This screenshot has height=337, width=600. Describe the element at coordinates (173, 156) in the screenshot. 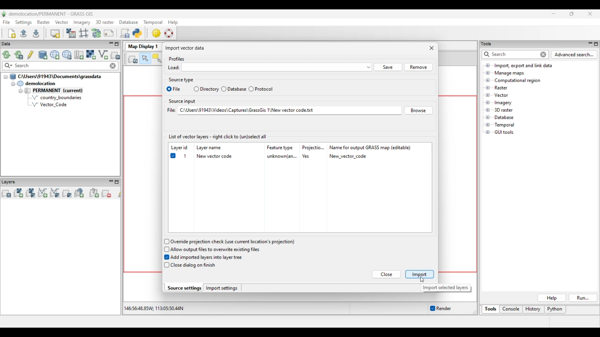

I see `Checked to show selected file` at that location.